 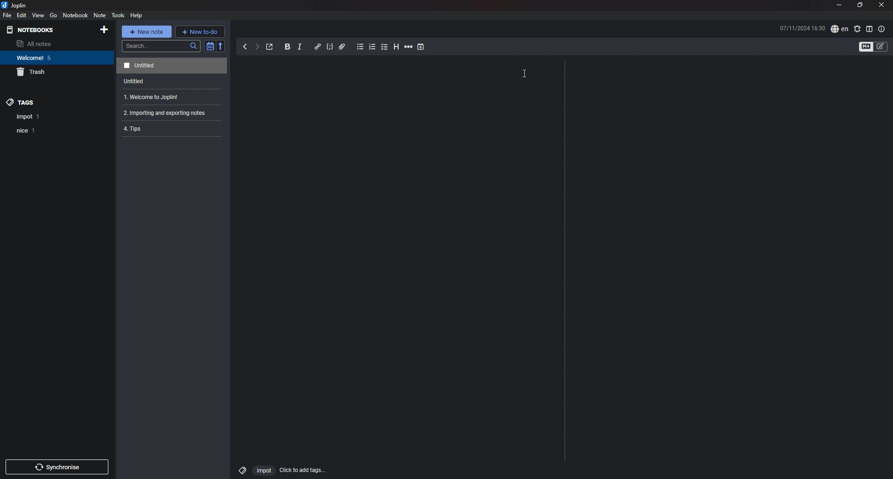 I want to click on go, so click(x=53, y=15).